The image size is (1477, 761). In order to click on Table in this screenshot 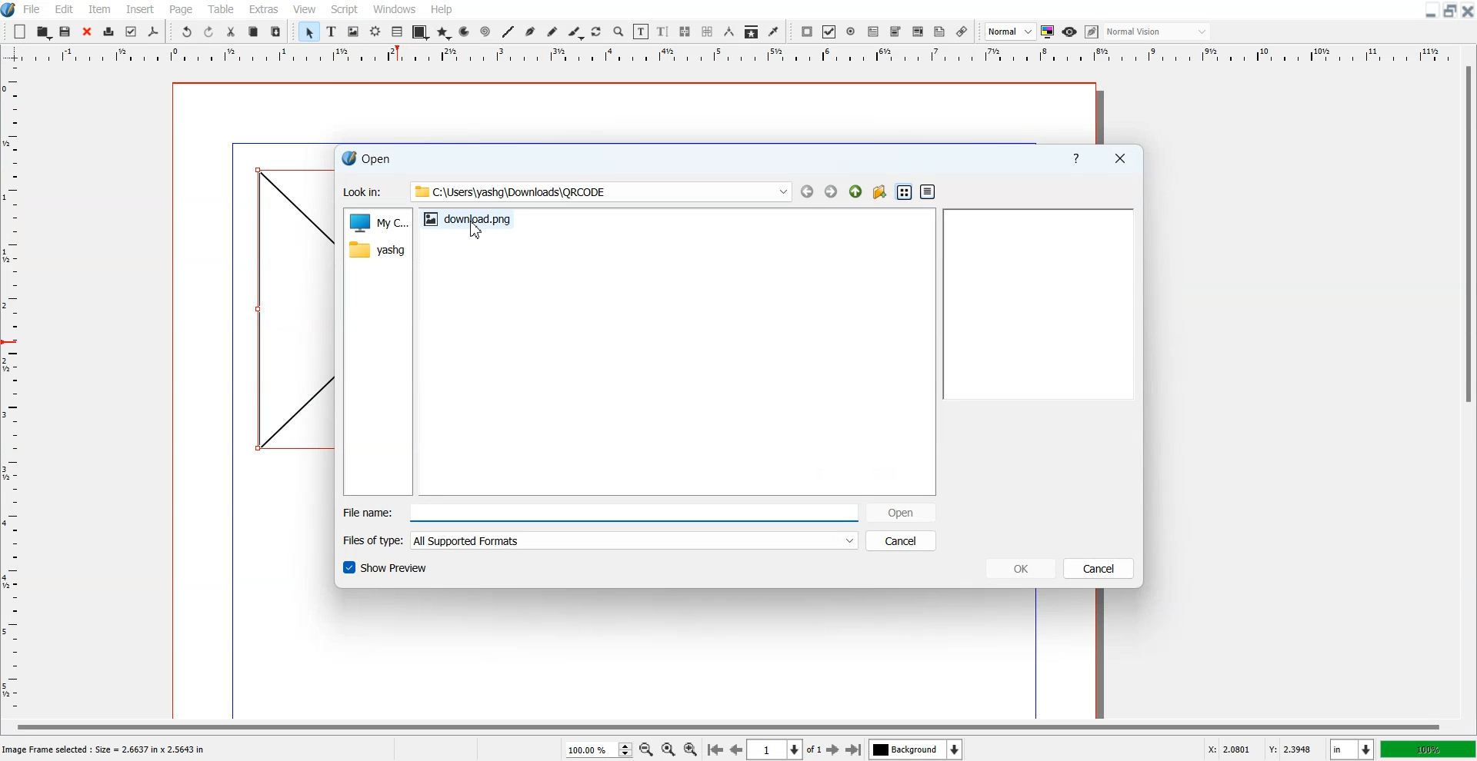, I will do `click(221, 8)`.